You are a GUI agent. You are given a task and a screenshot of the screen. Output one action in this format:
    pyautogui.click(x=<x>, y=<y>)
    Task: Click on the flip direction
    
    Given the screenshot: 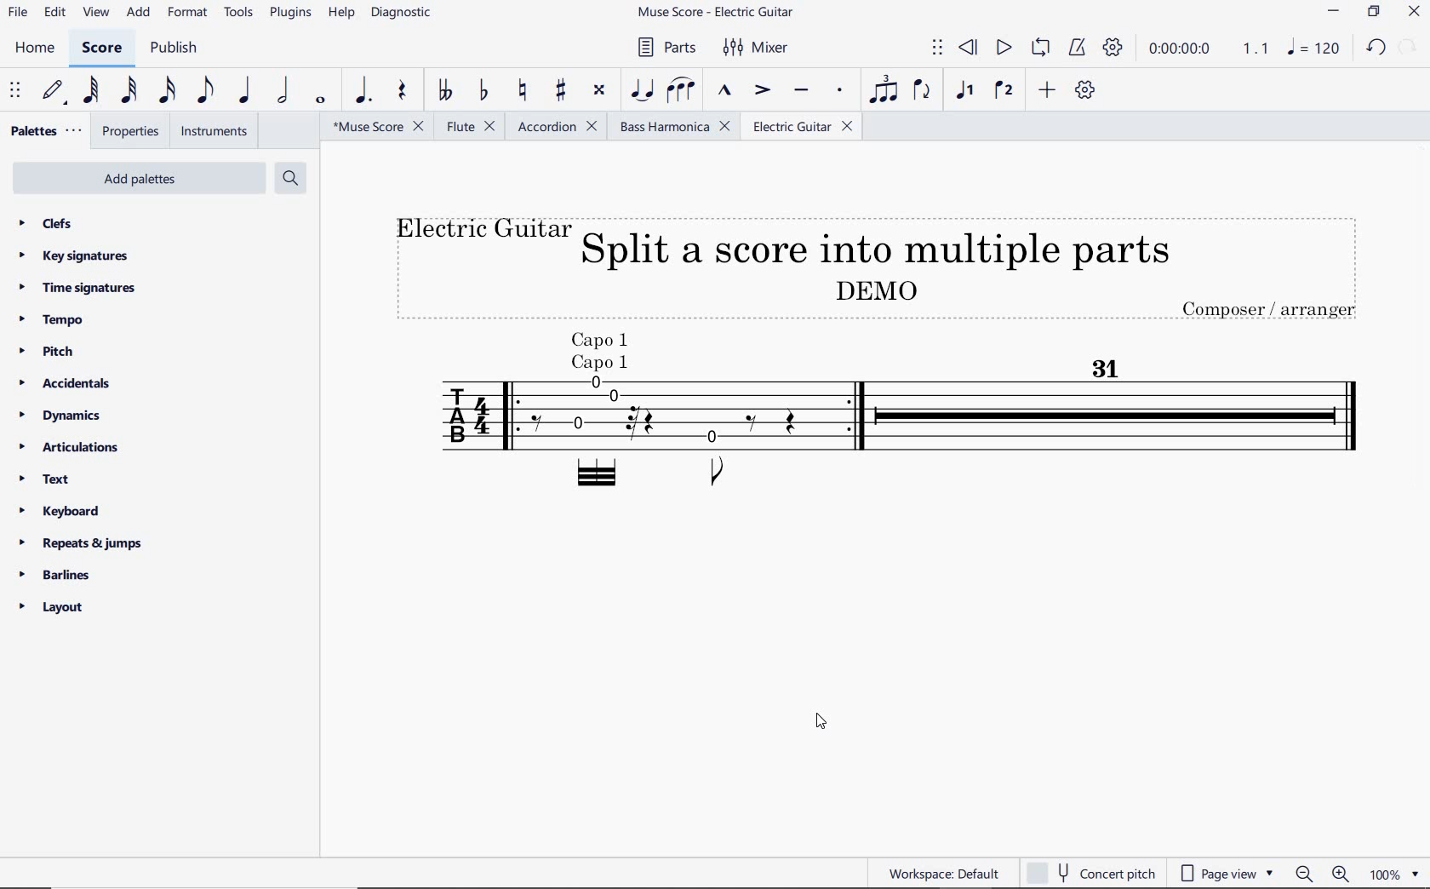 What is the action you would take?
    pyautogui.click(x=924, y=94)
    